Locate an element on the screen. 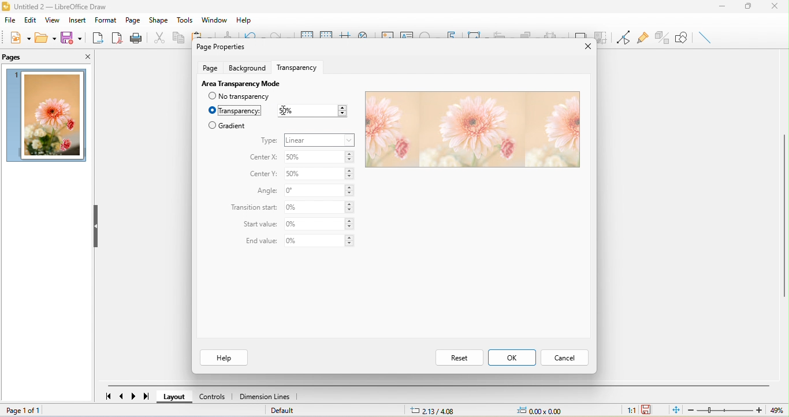 The width and height of the screenshot is (789, 417). image is located at coordinates (47, 116).